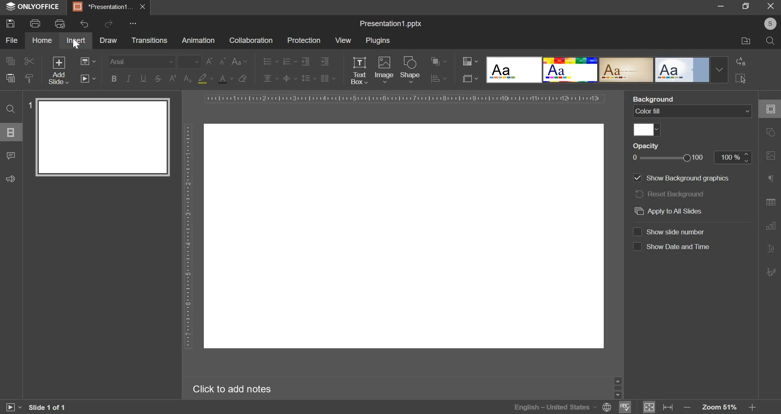 The width and height of the screenshot is (781, 414). What do you see at coordinates (189, 231) in the screenshot?
I see `vertical scale` at bounding box center [189, 231].